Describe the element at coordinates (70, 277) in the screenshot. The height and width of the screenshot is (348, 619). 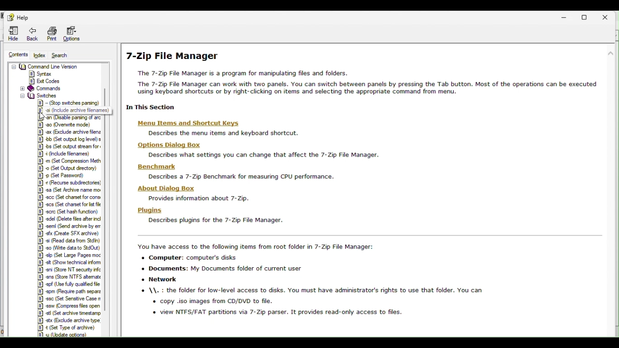
I see `§] ens (Store NTFS altemate` at that location.